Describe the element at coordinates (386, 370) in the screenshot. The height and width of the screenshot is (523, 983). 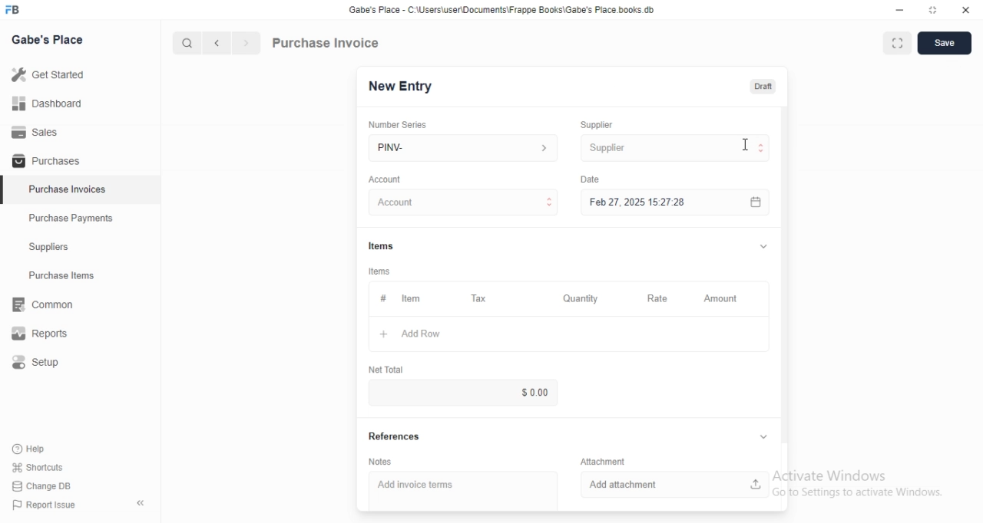
I see `Net Total` at that location.